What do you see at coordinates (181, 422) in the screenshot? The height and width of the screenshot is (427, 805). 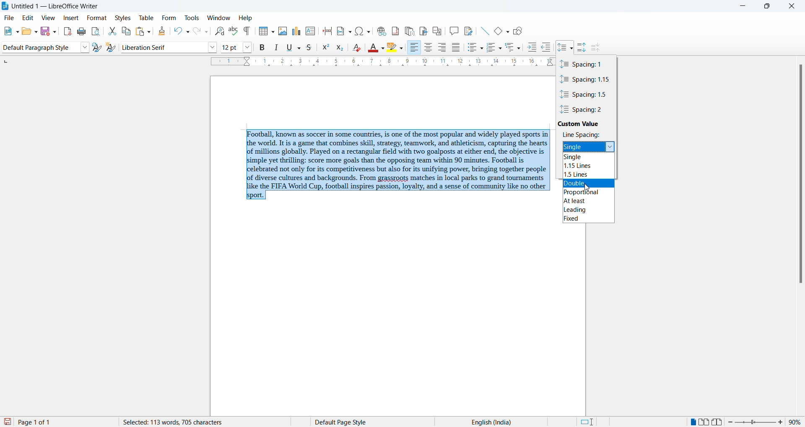 I see `word and character count` at bounding box center [181, 422].